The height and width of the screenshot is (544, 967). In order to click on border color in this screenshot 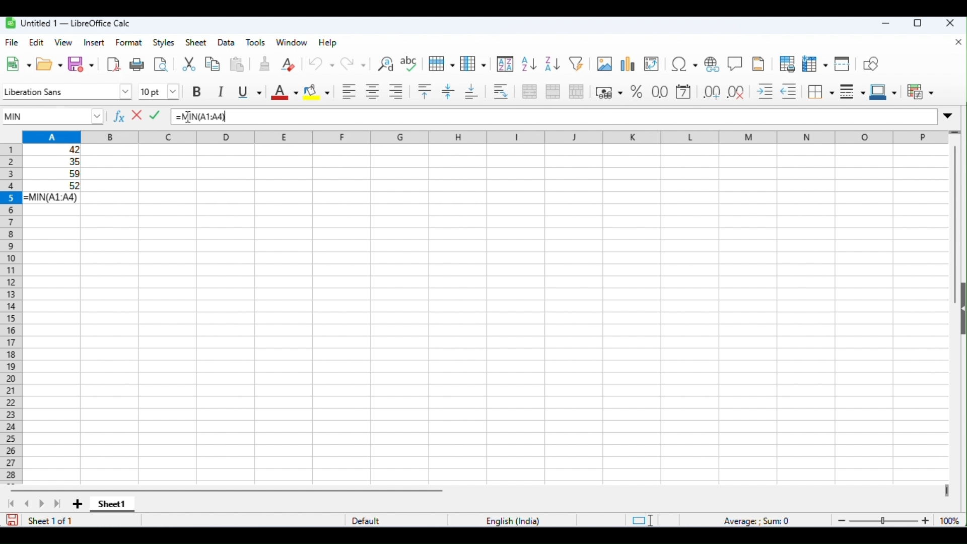, I will do `click(883, 93)`.